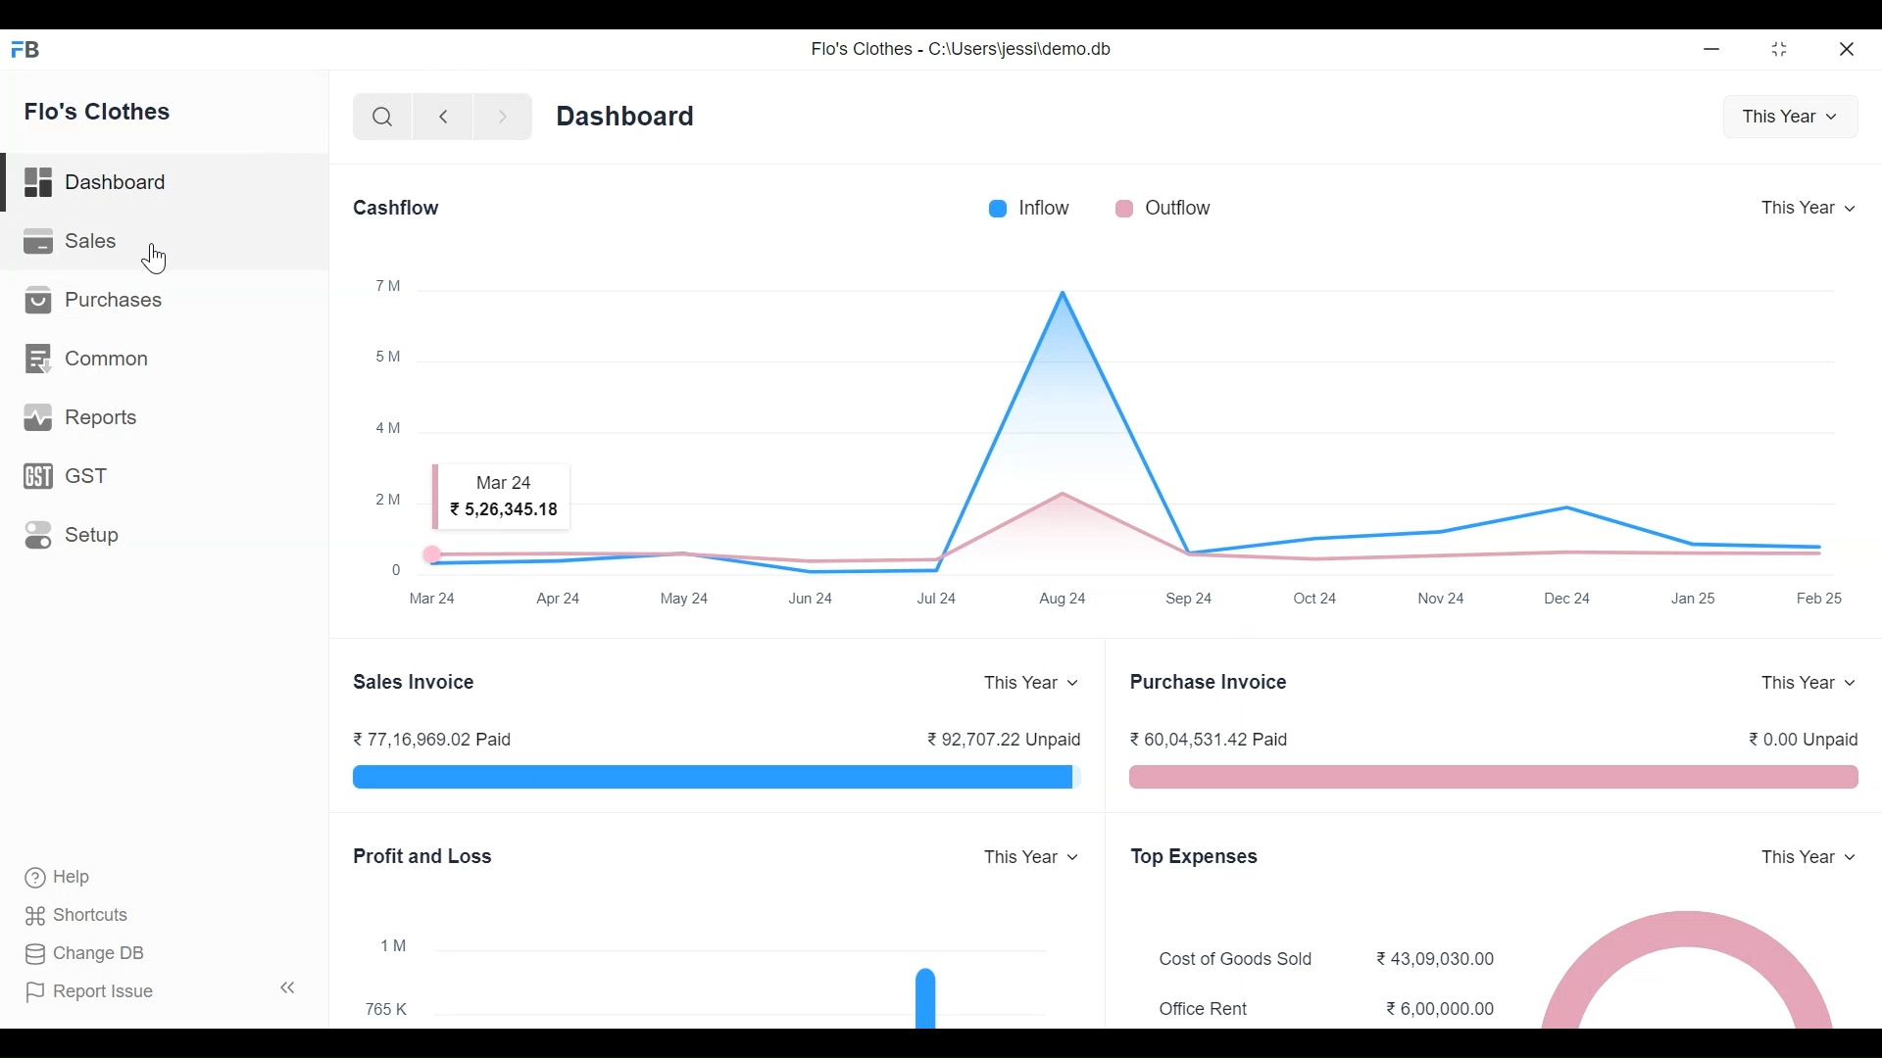  What do you see at coordinates (502, 117) in the screenshot?
I see `Navigate Forward` at bounding box center [502, 117].